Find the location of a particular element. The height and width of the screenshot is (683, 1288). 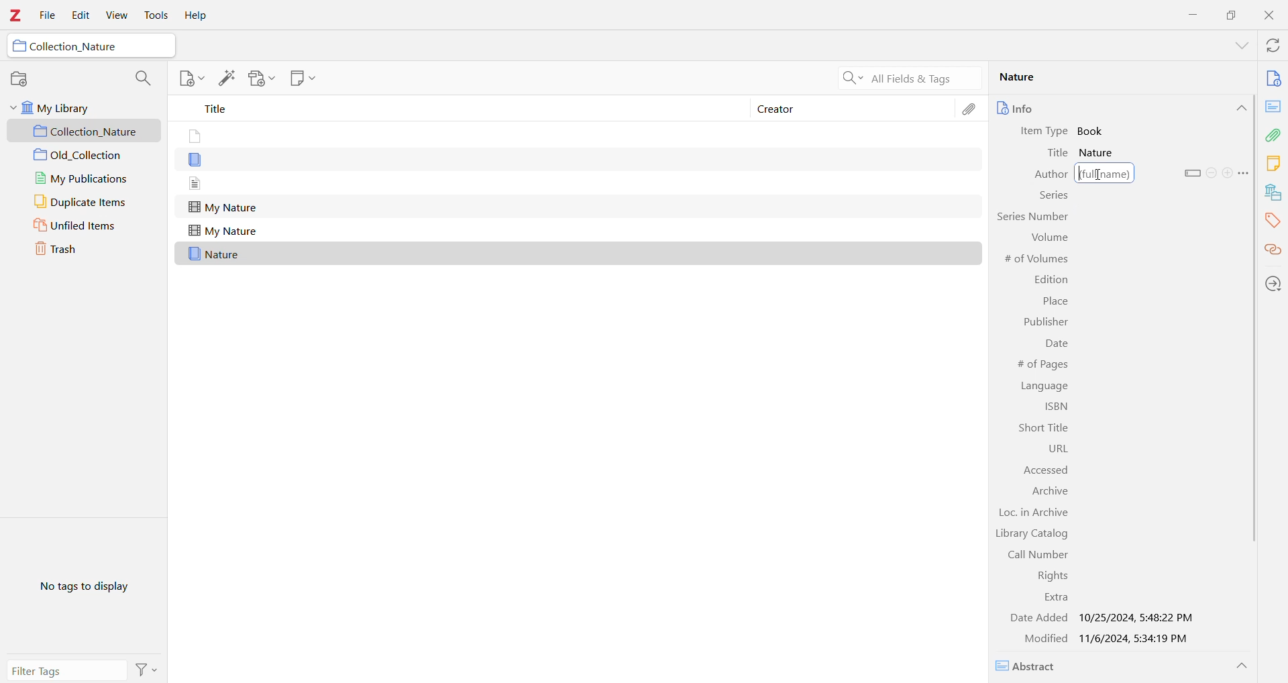

Info is located at coordinates (1273, 80).